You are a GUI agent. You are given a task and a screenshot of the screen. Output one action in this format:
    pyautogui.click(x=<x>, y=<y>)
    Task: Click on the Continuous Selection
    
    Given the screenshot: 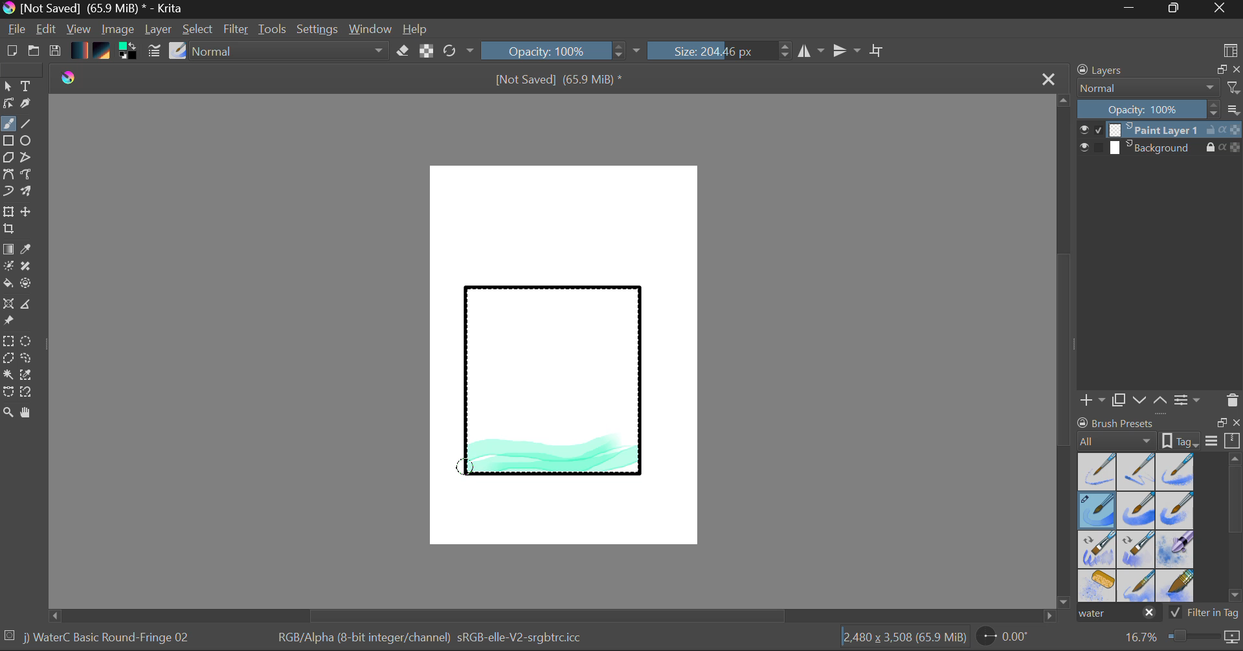 What is the action you would take?
    pyautogui.click(x=8, y=374)
    